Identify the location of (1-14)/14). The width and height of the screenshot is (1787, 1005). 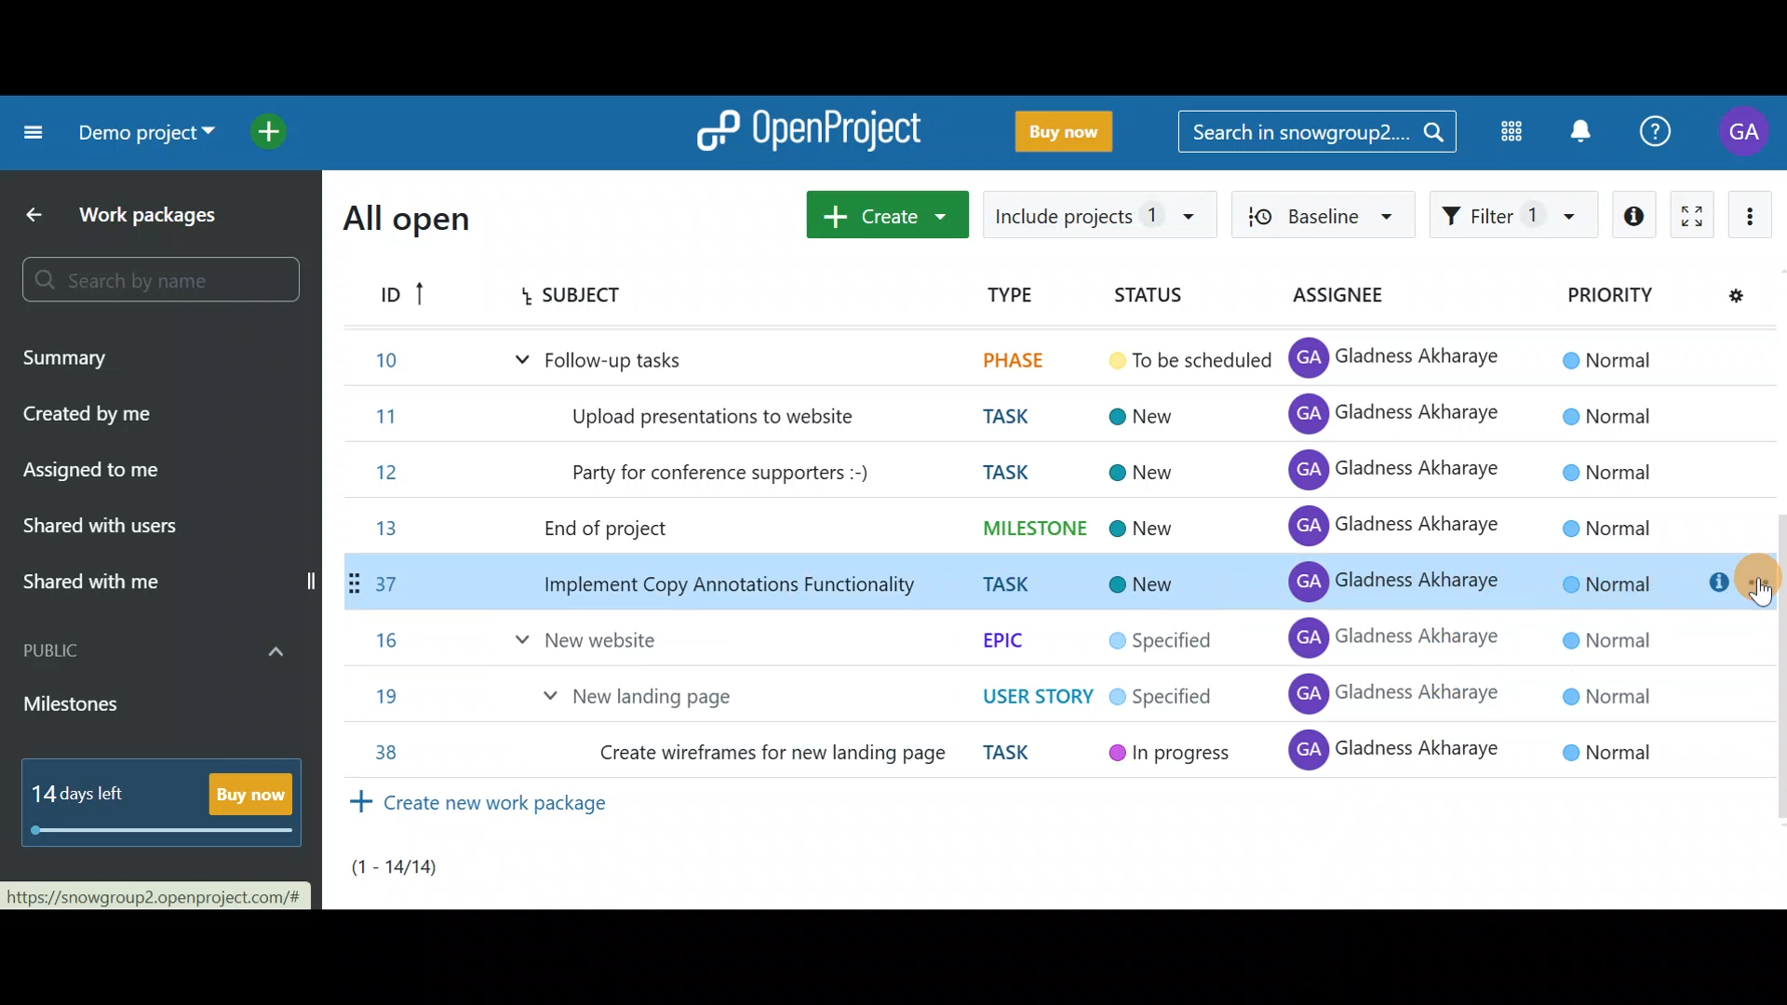
(390, 866).